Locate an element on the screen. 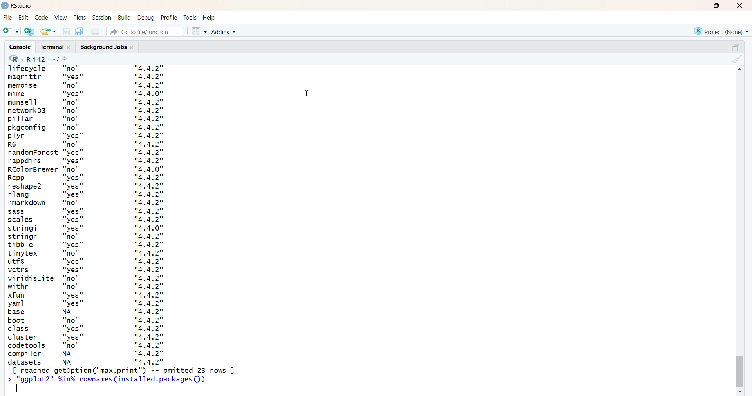 This screenshot has height=396, width=752. File is located at coordinates (6, 18).